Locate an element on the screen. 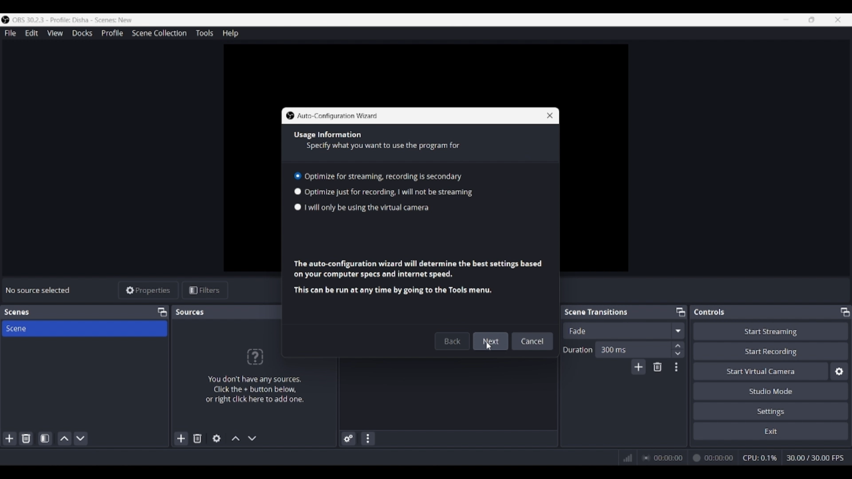 This screenshot has width=852, height=479. Scene collection menu is located at coordinates (159, 33).